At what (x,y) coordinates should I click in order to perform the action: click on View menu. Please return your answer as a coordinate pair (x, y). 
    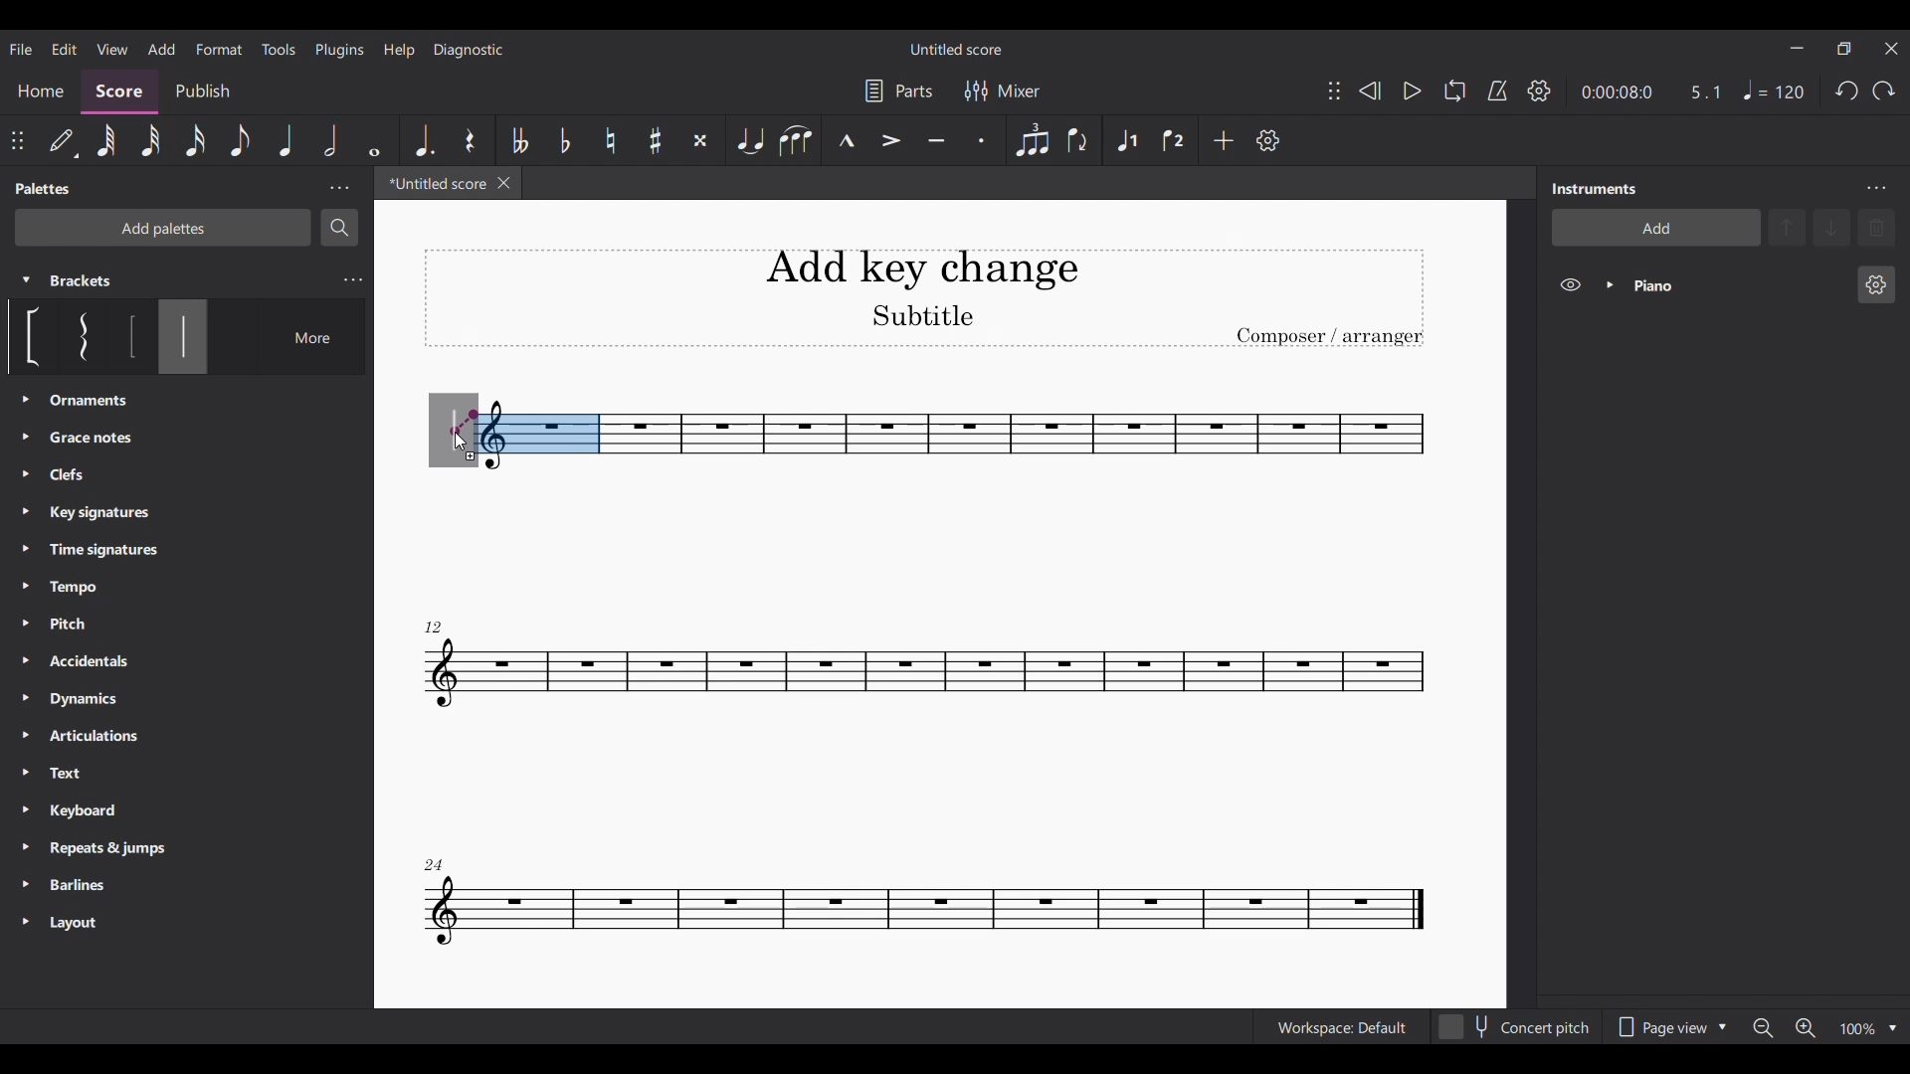
    Looking at the image, I should click on (113, 49).